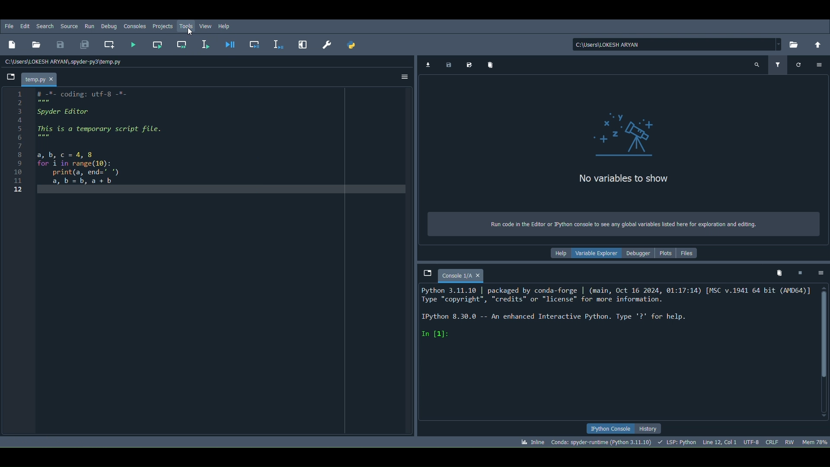  Describe the element at coordinates (447, 63) in the screenshot. I see `Save data` at that location.